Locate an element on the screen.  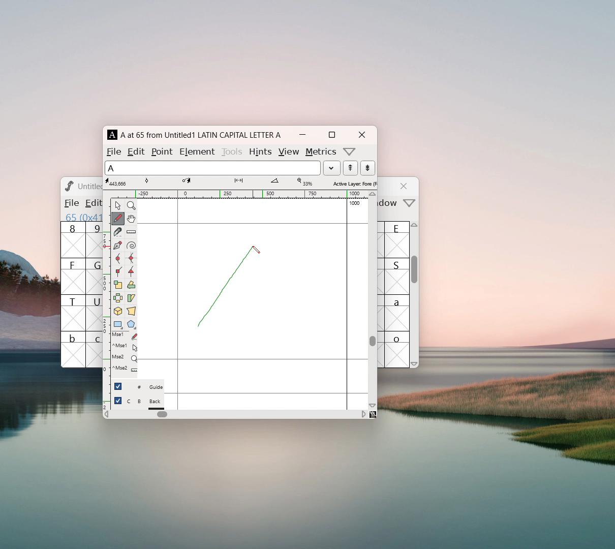
selected layer is located at coordinates (353, 183).